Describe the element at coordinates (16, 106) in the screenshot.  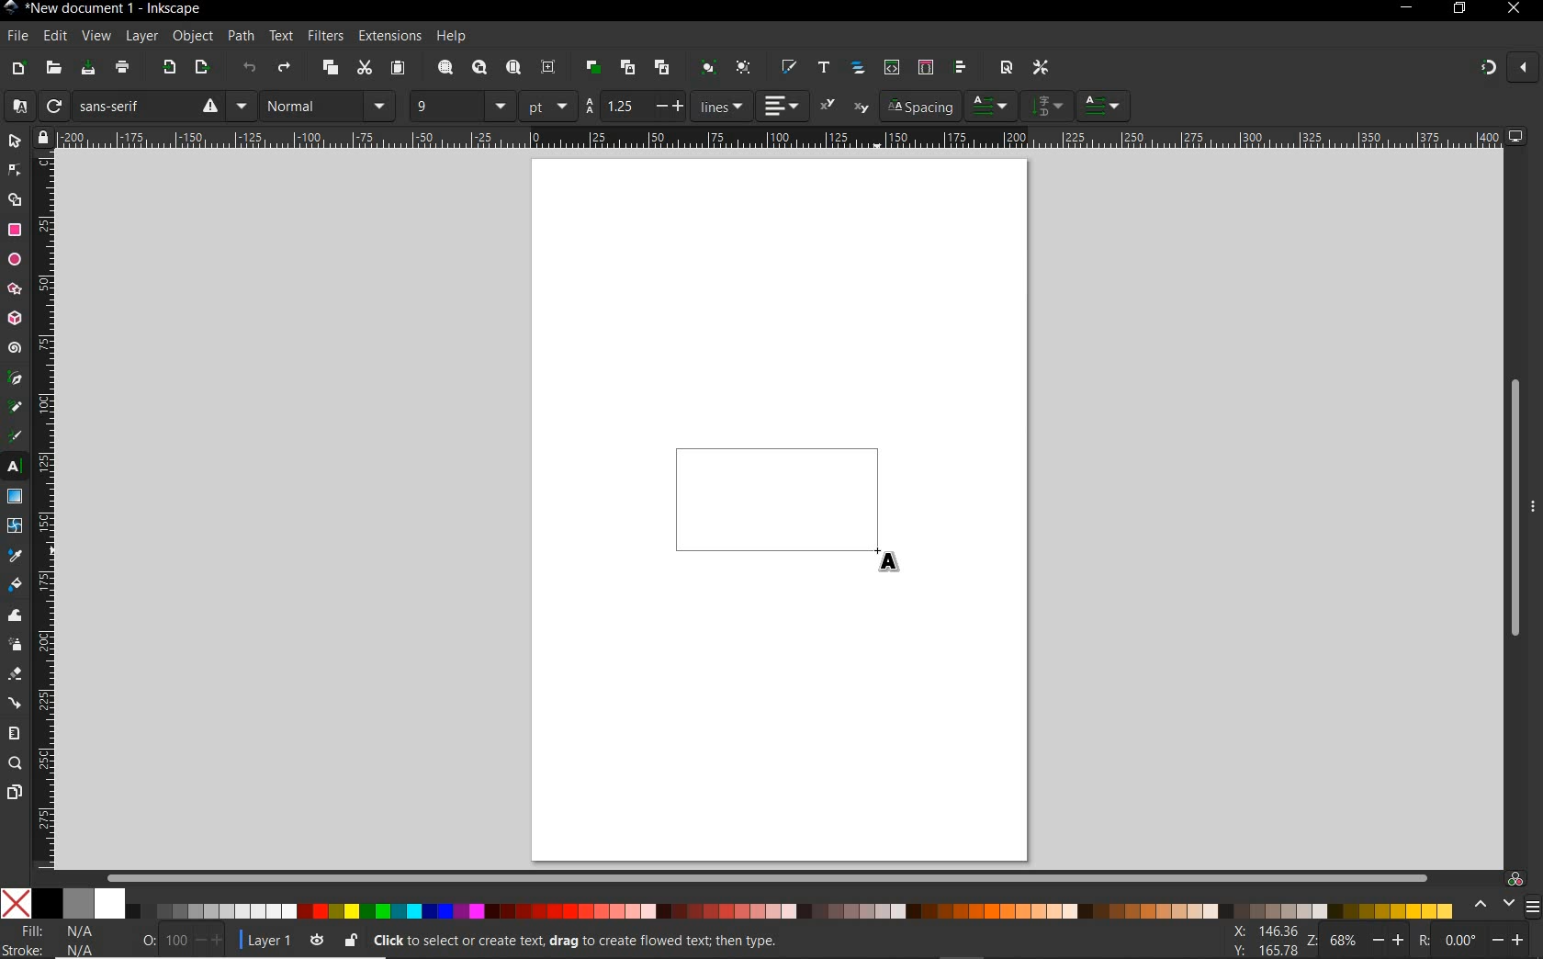
I see `A` at that location.